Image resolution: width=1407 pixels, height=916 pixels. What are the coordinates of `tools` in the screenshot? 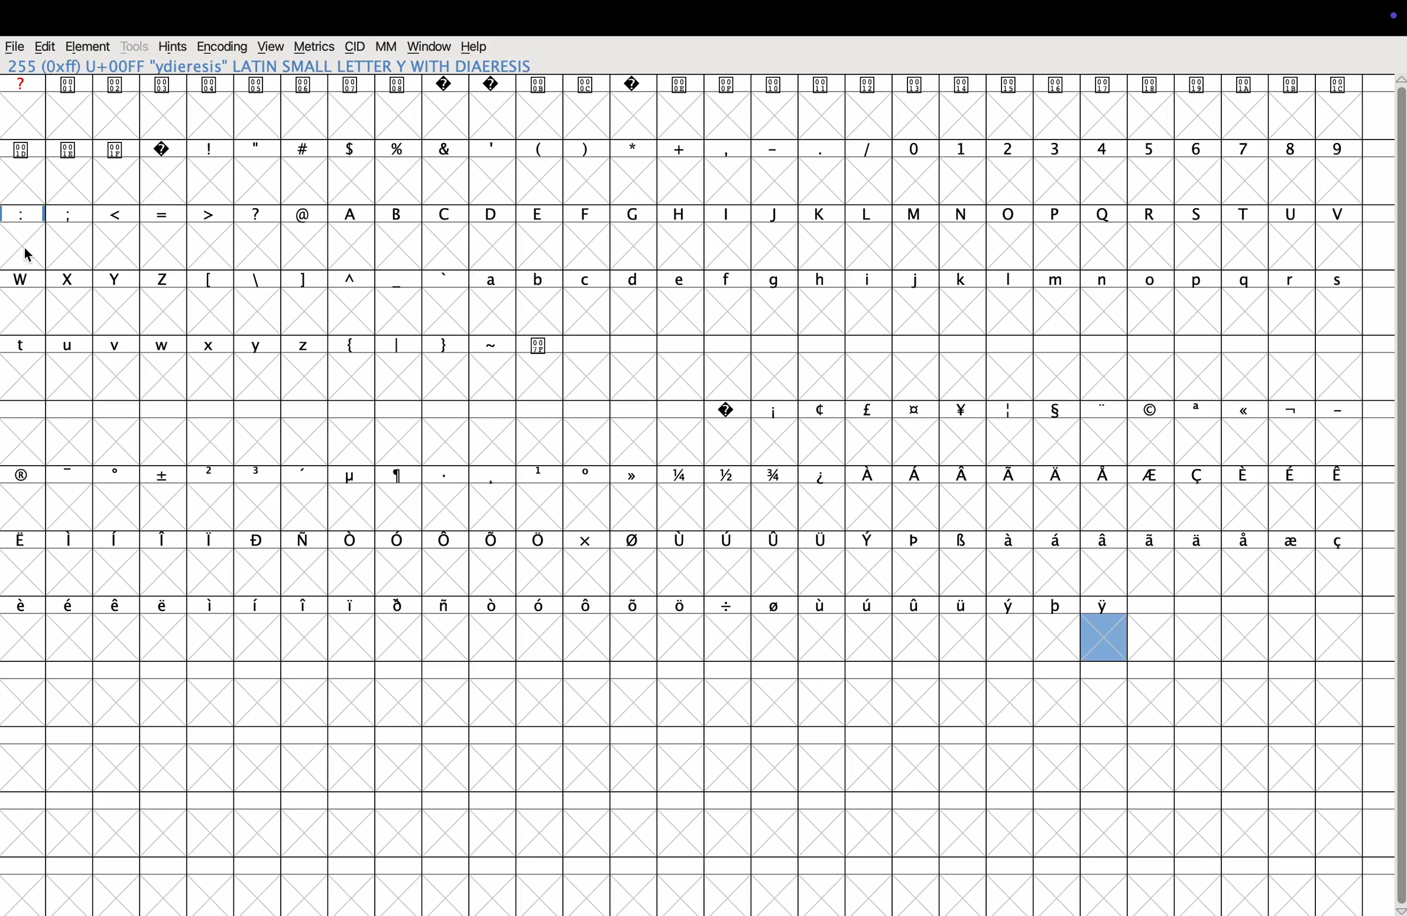 It's located at (133, 47).